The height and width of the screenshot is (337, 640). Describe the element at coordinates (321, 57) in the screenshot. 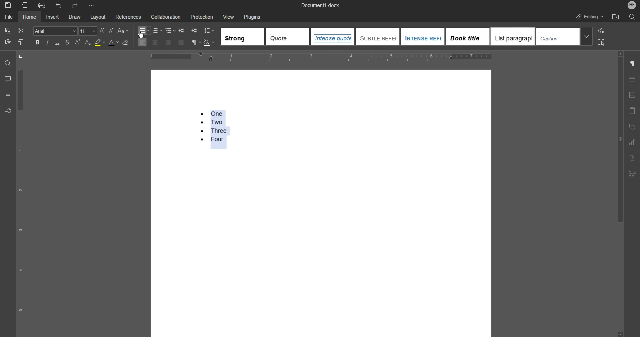

I see `Horizontal Ruler` at that location.